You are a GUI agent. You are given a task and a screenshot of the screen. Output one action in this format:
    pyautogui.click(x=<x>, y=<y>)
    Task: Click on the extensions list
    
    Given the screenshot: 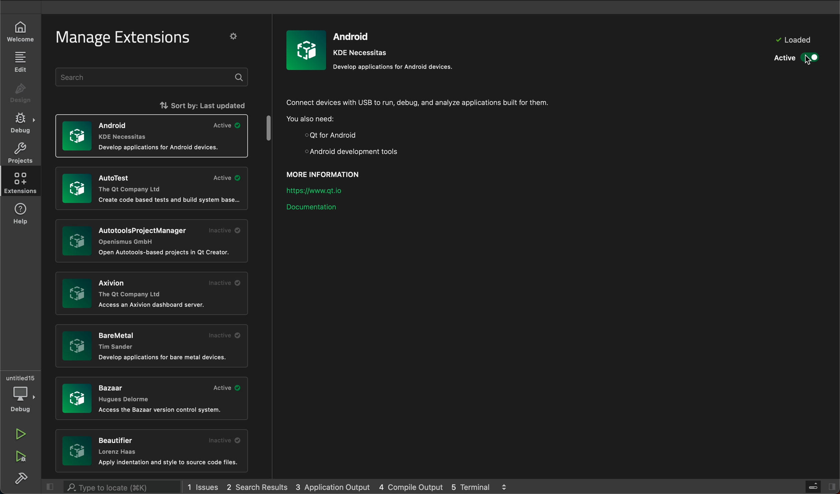 What is the action you would take?
    pyautogui.click(x=152, y=295)
    